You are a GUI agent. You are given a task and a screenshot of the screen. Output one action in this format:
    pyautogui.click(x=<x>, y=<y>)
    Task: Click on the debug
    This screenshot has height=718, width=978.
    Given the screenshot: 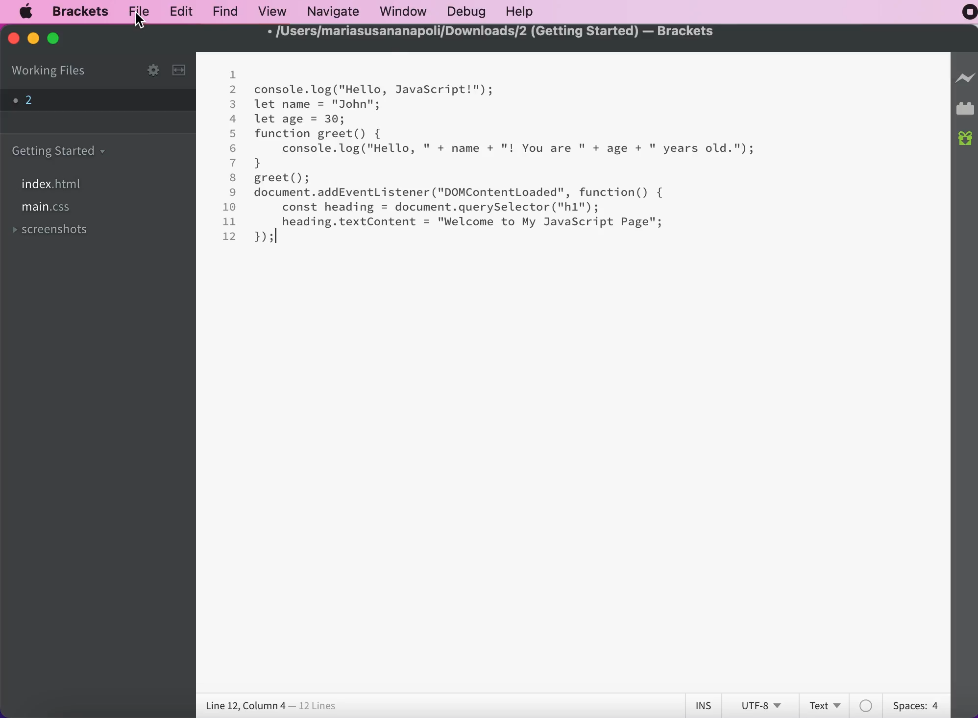 What is the action you would take?
    pyautogui.click(x=465, y=11)
    